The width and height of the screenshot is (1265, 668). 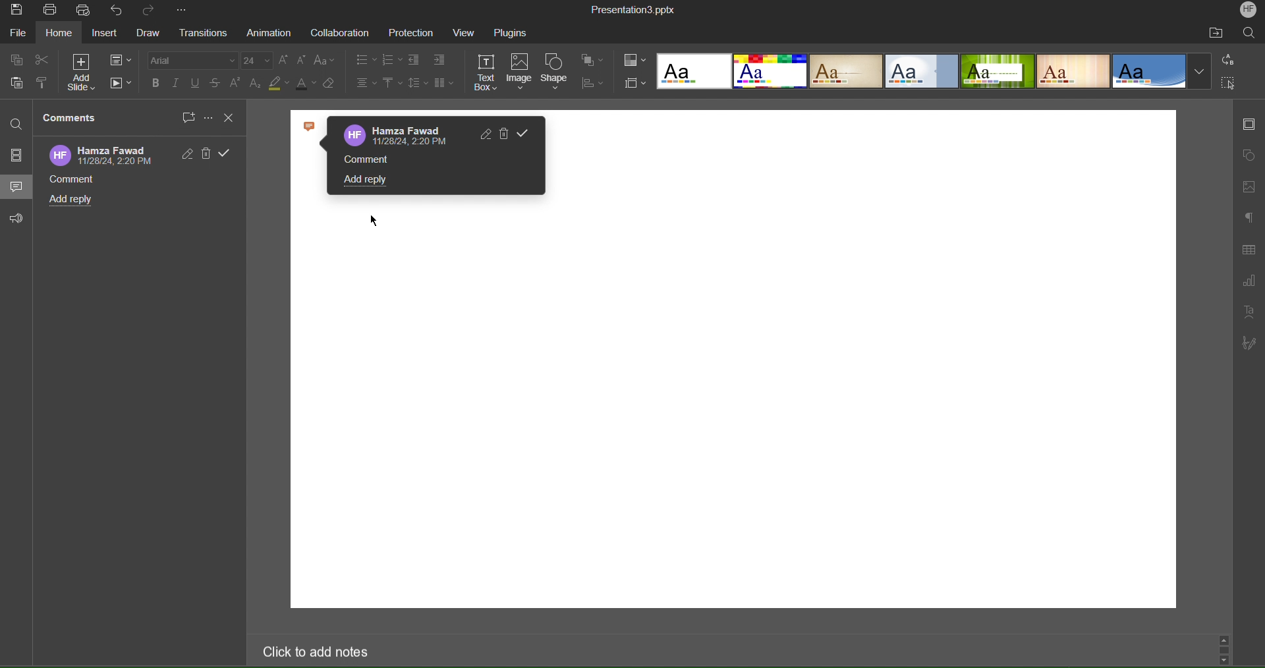 I want to click on Table, so click(x=1251, y=251).